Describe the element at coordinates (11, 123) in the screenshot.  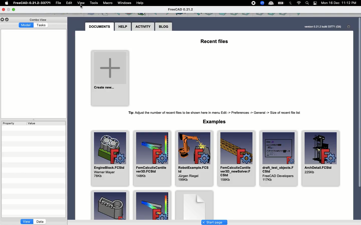
I see `Property ` at that location.